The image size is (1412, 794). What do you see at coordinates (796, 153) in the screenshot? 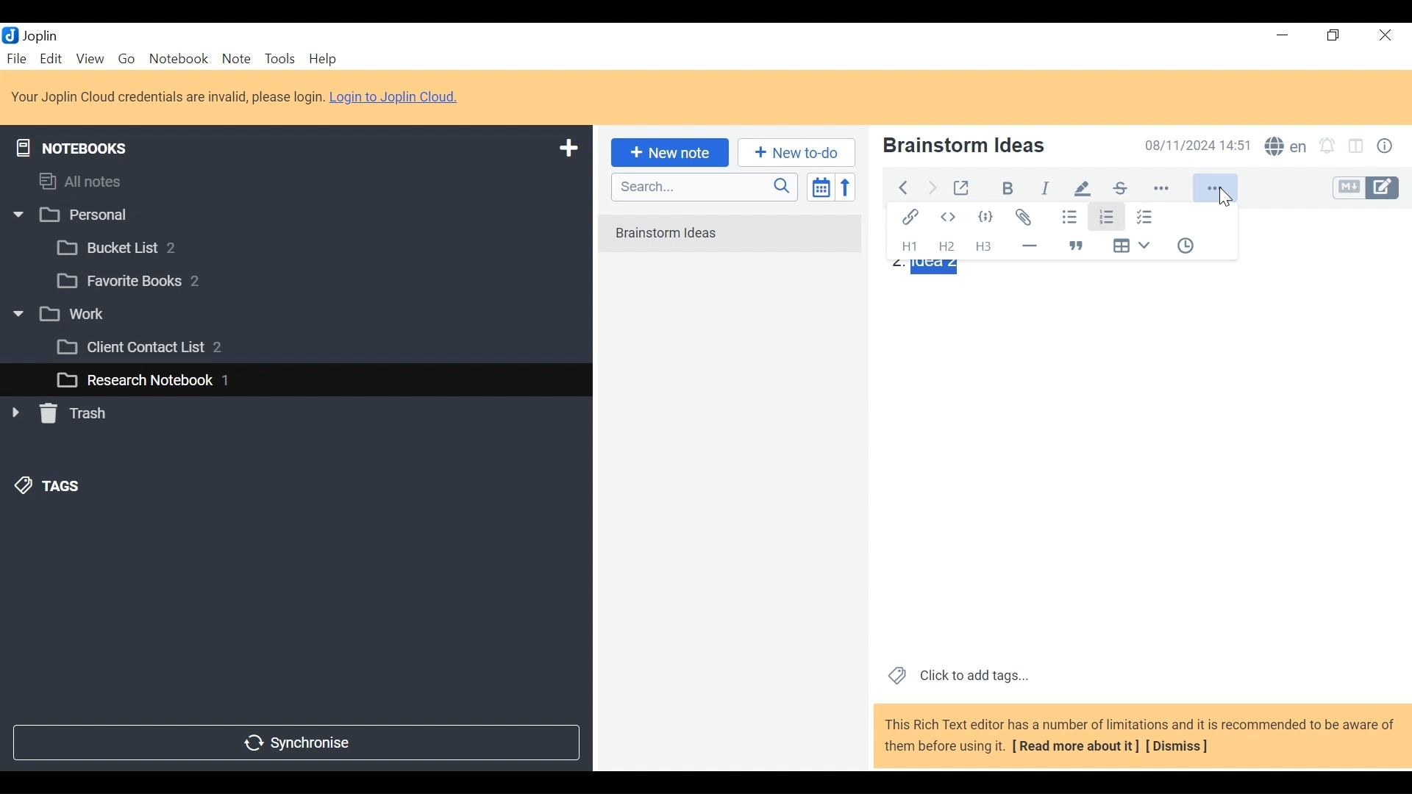
I see `Add New to Do` at bounding box center [796, 153].